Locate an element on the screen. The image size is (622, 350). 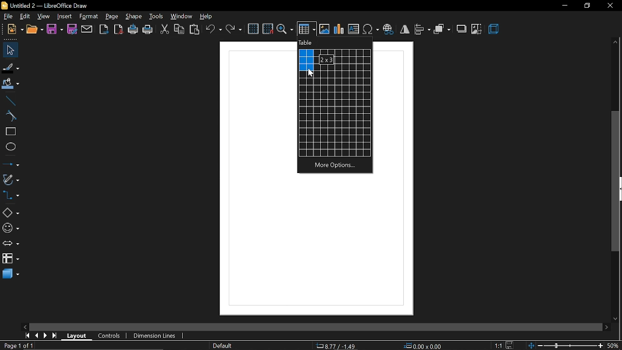
zoom change is located at coordinates (565, 346).